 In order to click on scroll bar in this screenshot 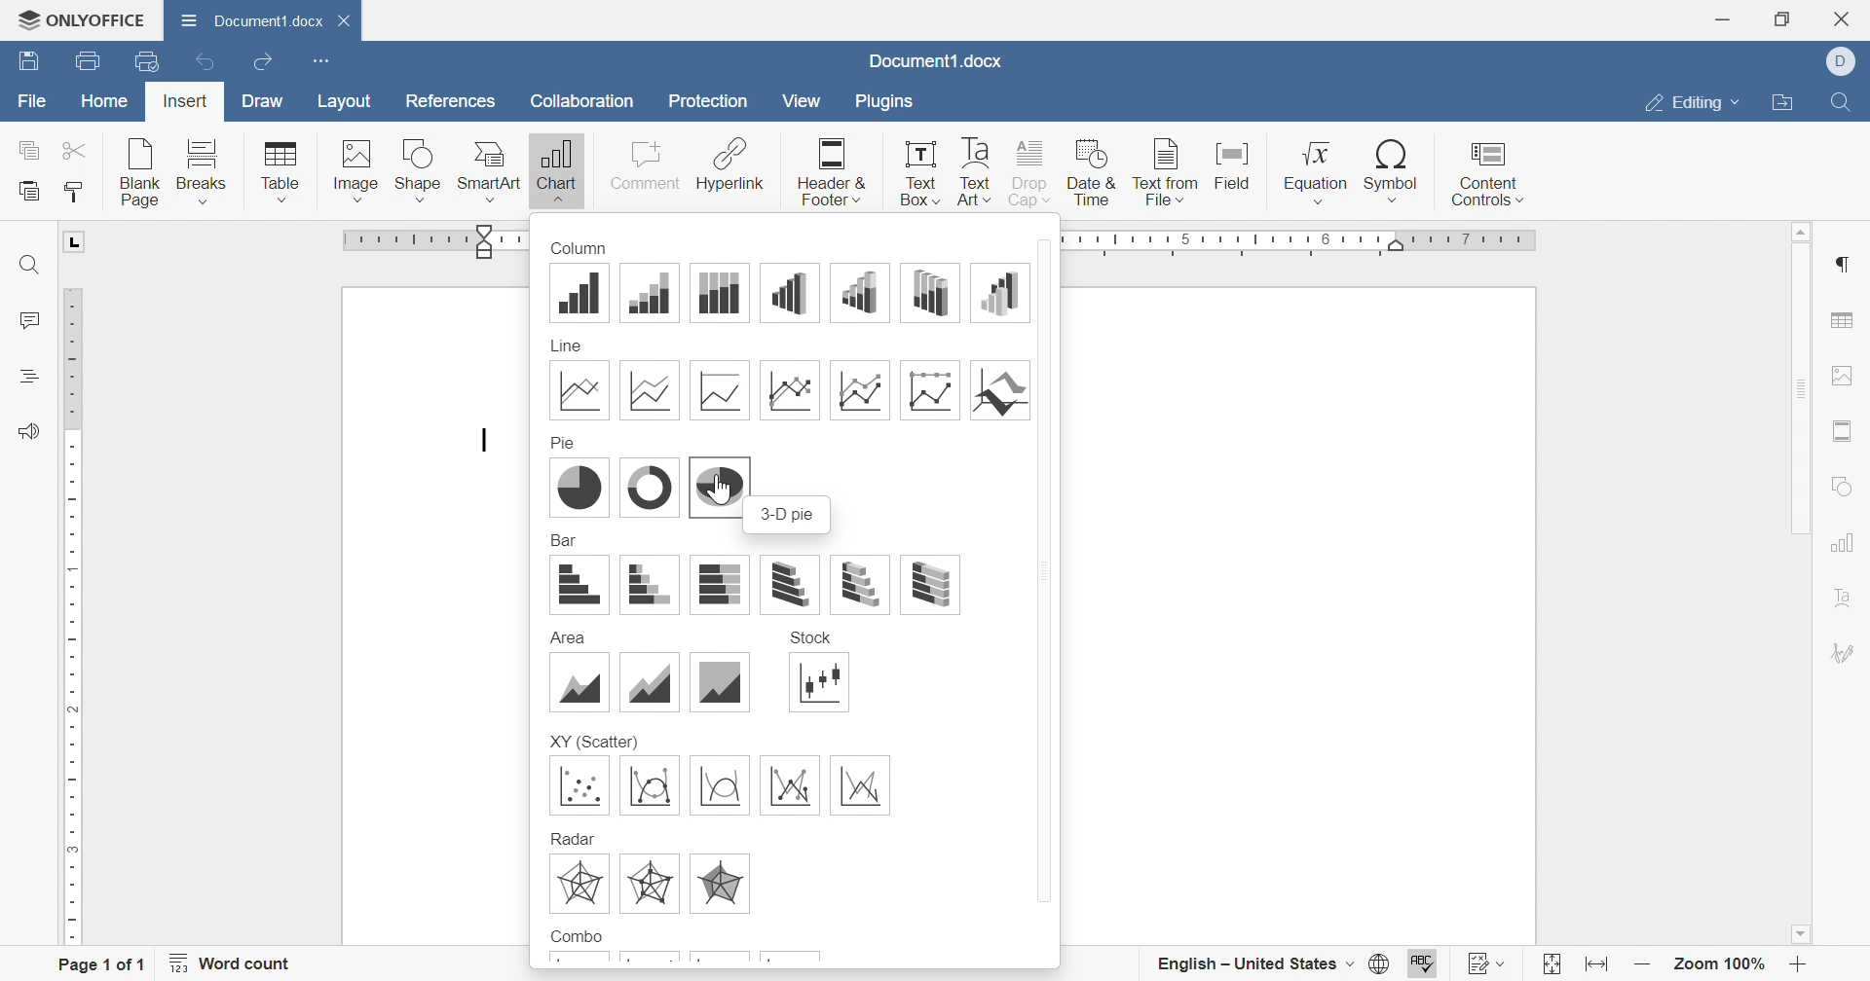, I will do `click(1047, 568)`.